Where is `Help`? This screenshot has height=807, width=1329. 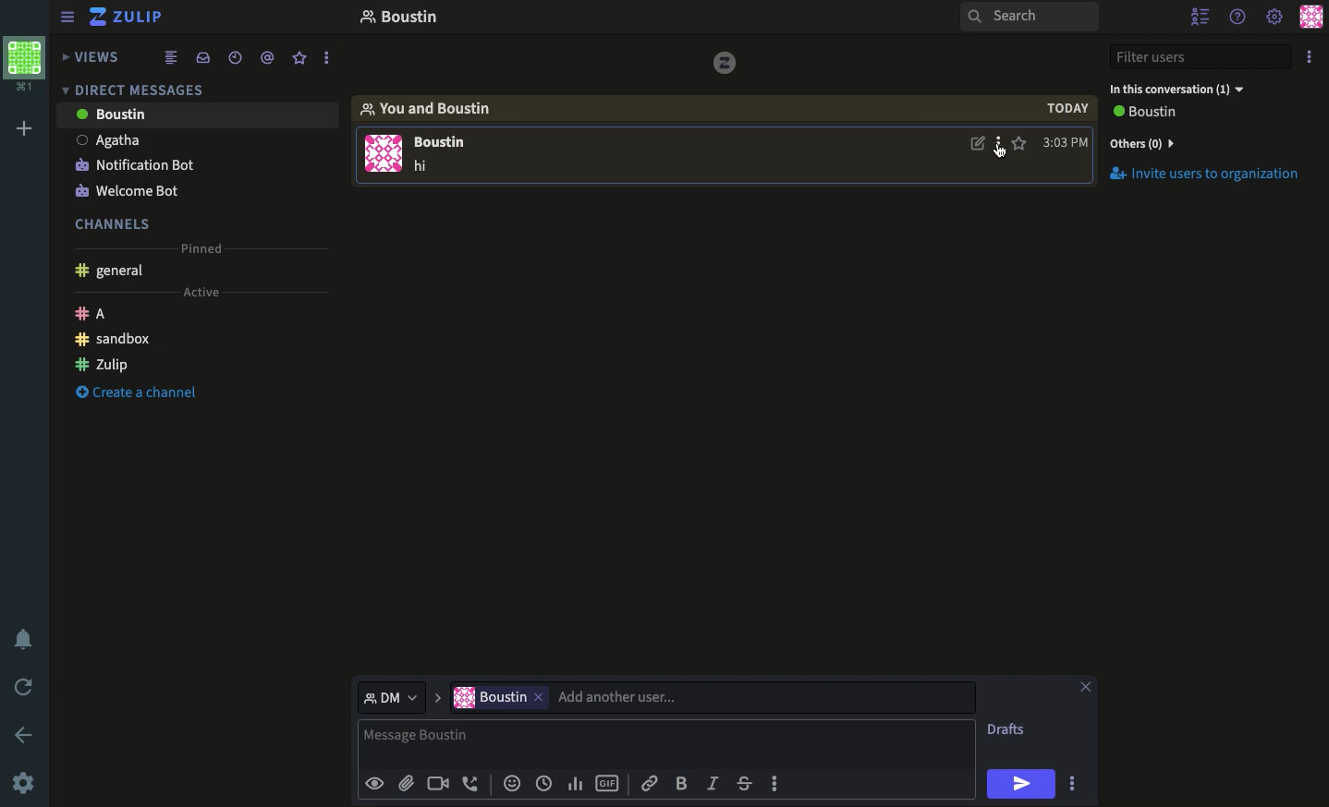
Help is located at coordinates (1238, 16).